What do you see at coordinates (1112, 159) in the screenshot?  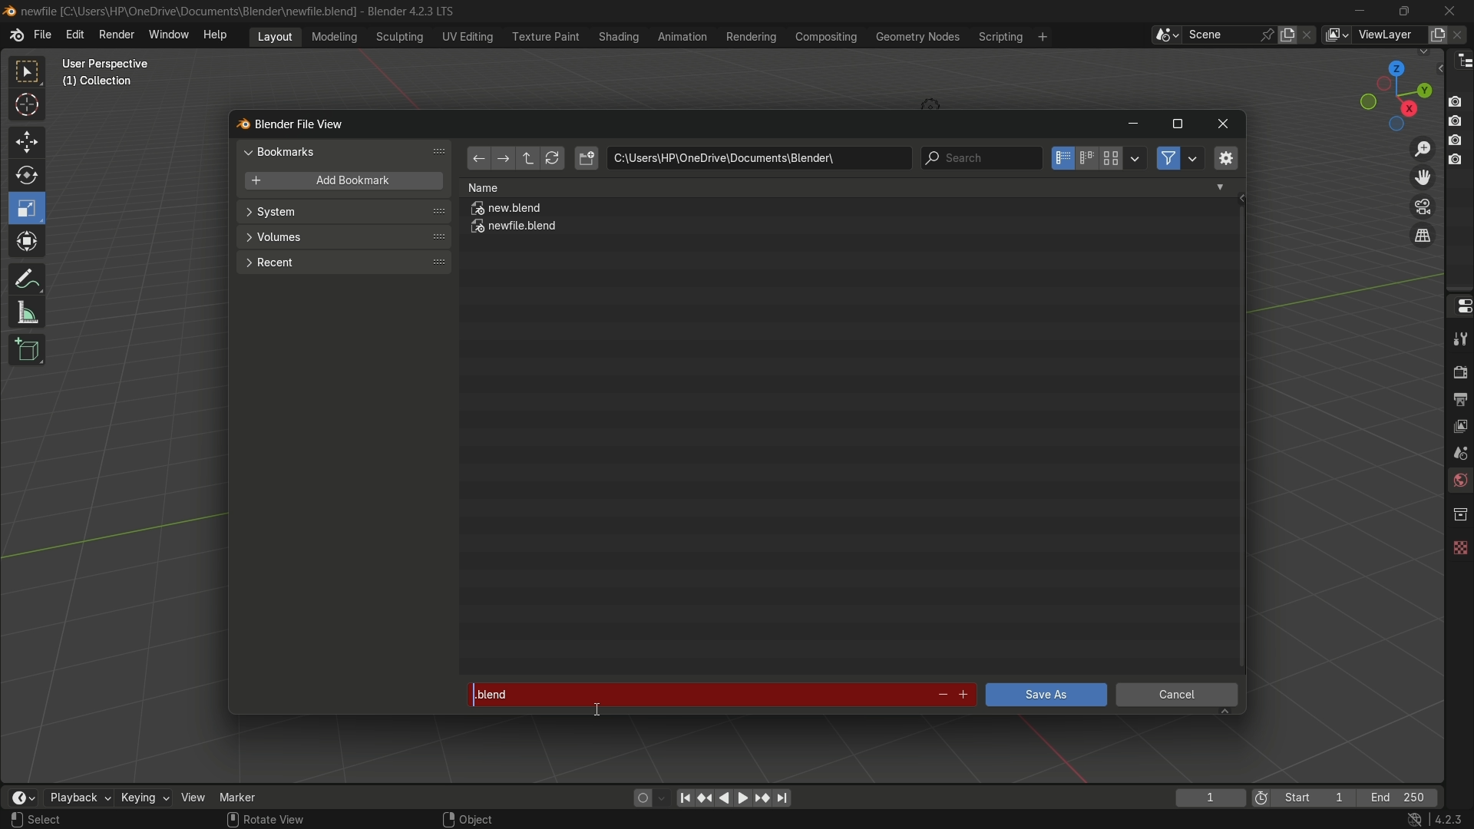 I see `thumbnails display` at bounding box center [1112, 159].